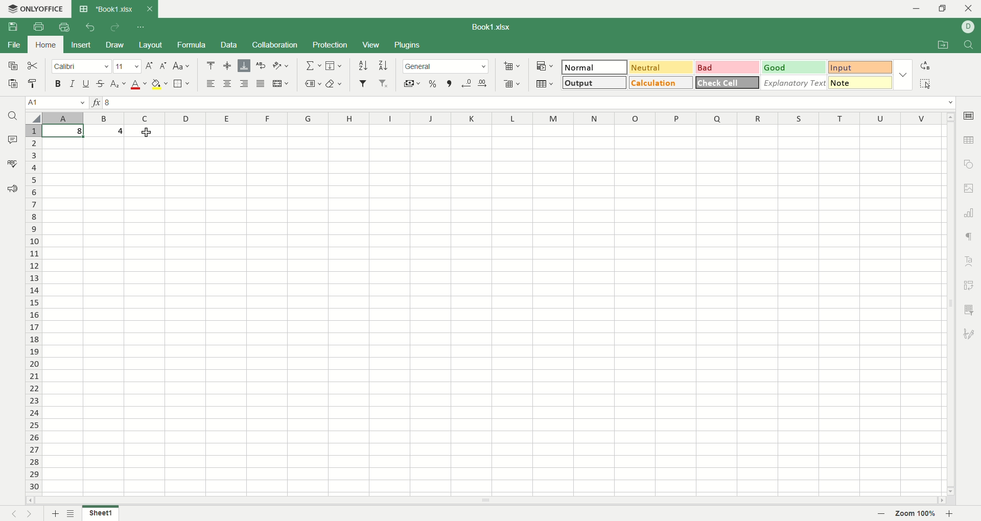  Describe the element at coordinates (970, 187) in the screenshot. I see `image settings` at that location.